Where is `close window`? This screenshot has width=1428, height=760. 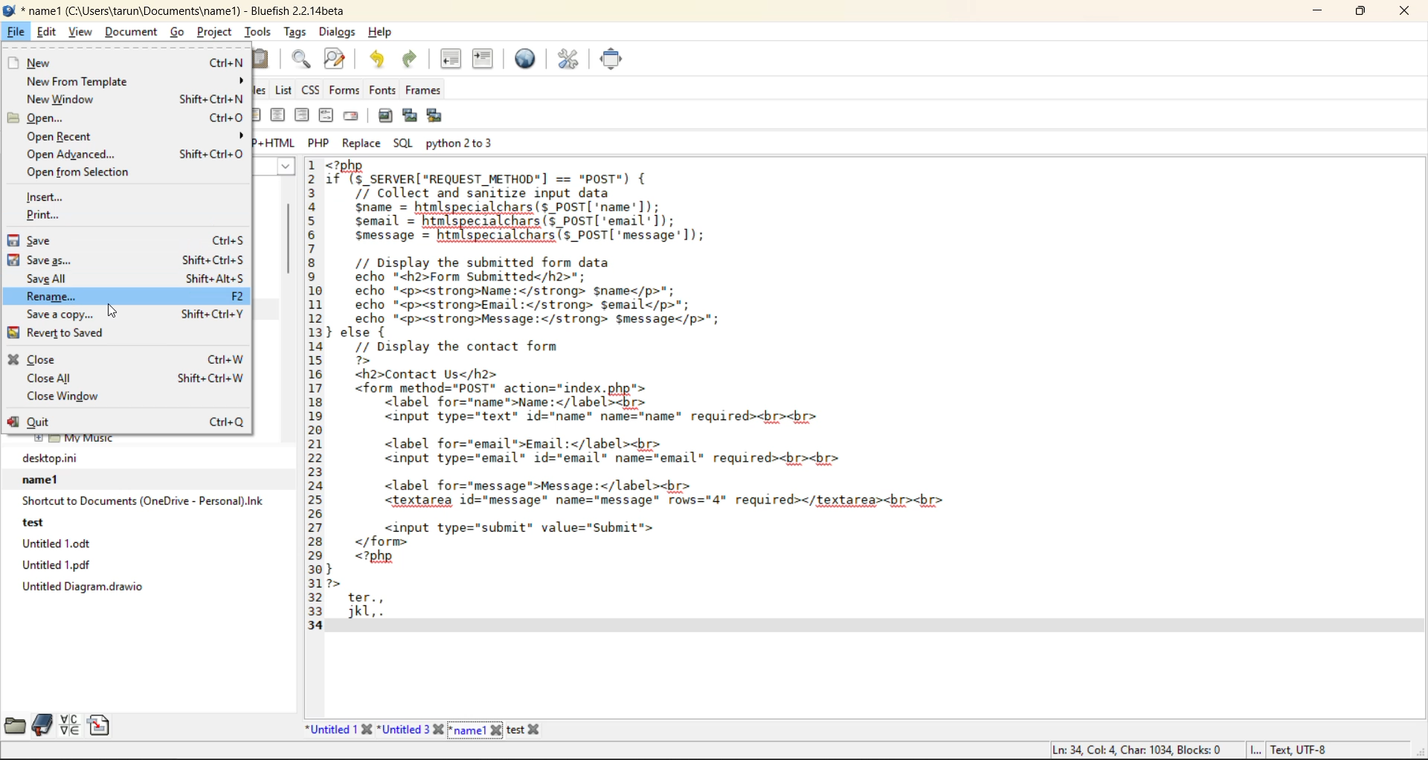 close window is located at coordinates (70, 397).